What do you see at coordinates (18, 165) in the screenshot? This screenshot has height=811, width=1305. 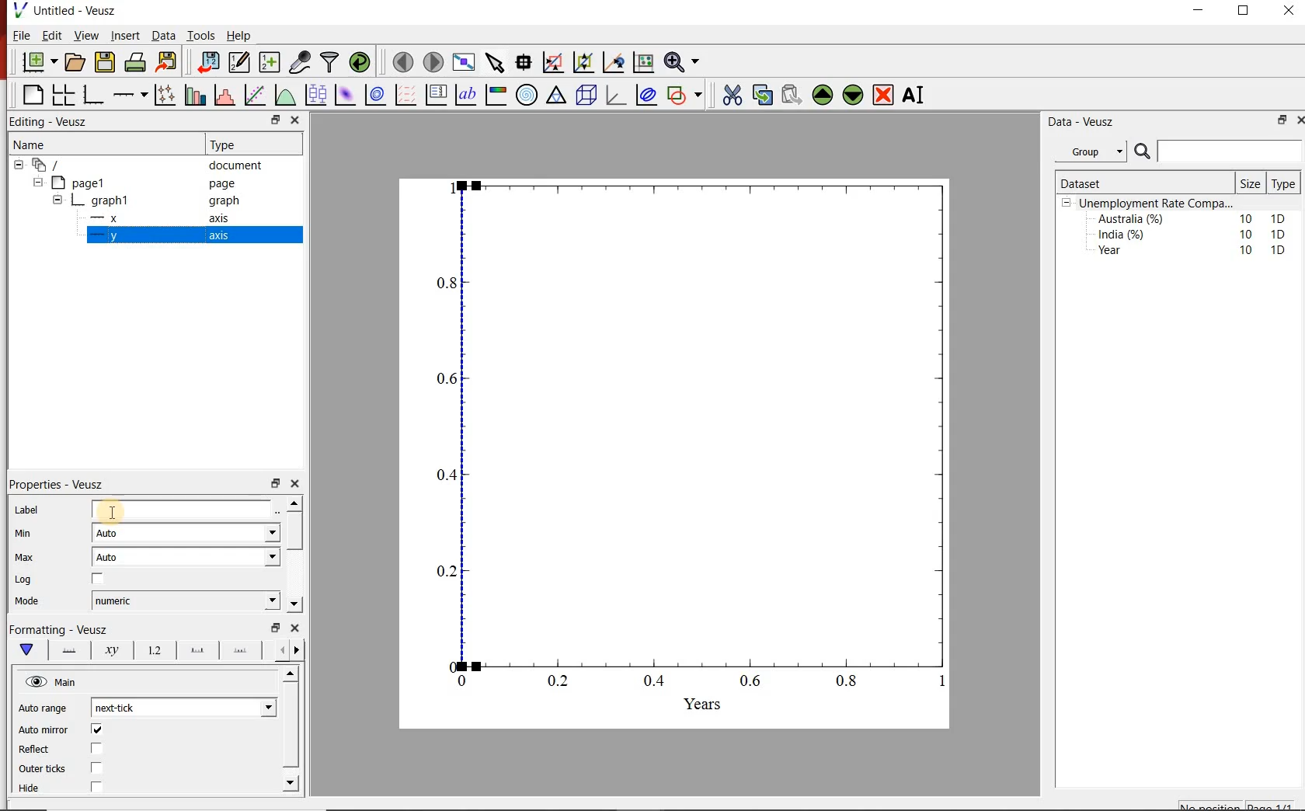 I see `collapse` at bounding box center [18, 165].